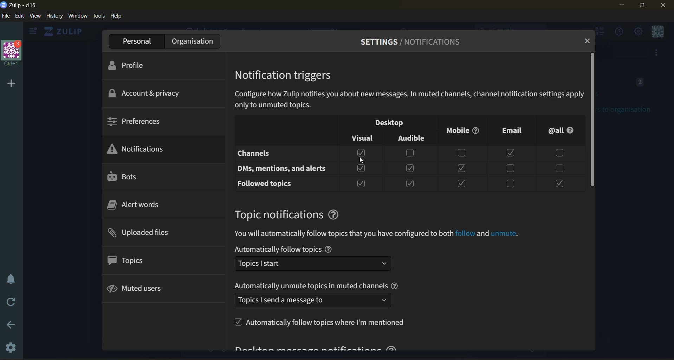 Image resolution: width=674 pixels, height=360 pixels. Describe the element at coordinates (10, 278) in the screenshot. I see `enable do not disturb` at that location.